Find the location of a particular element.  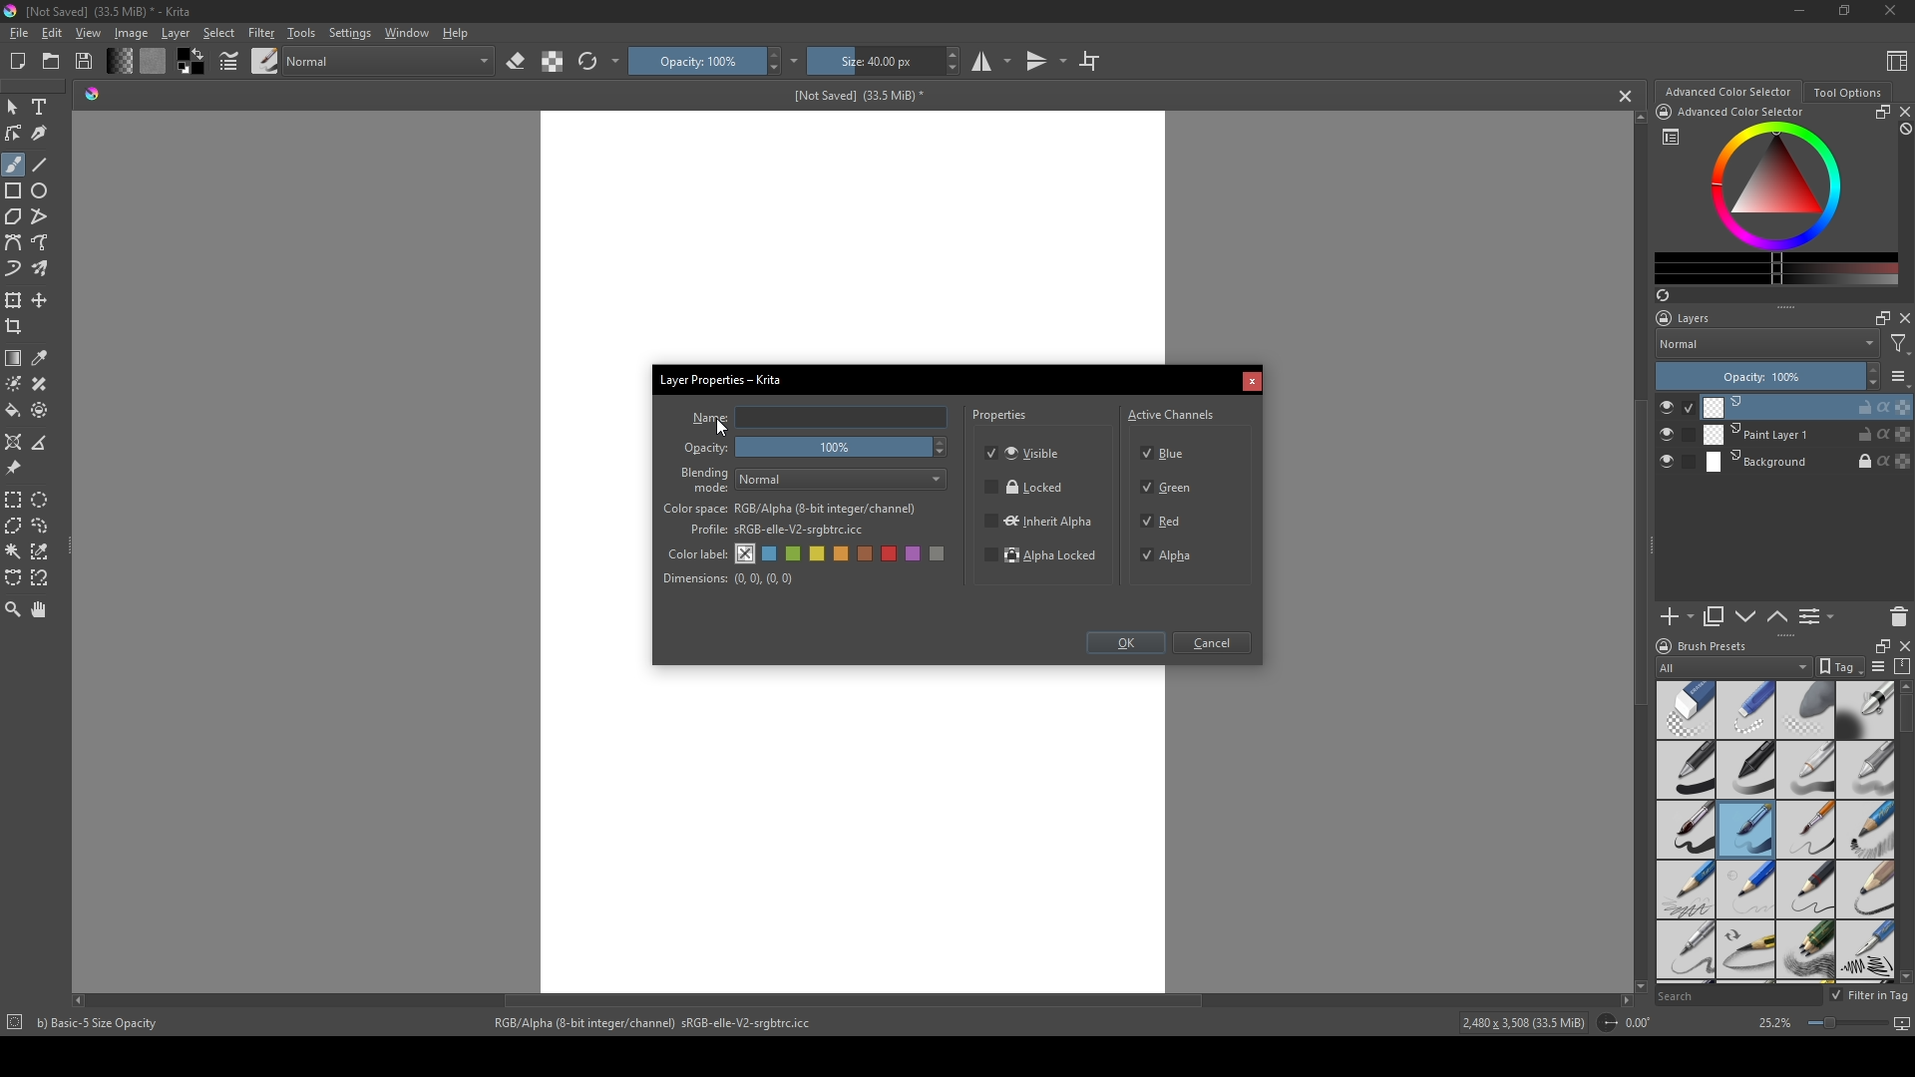

scroll bar is located at coordinates (1903, 715).